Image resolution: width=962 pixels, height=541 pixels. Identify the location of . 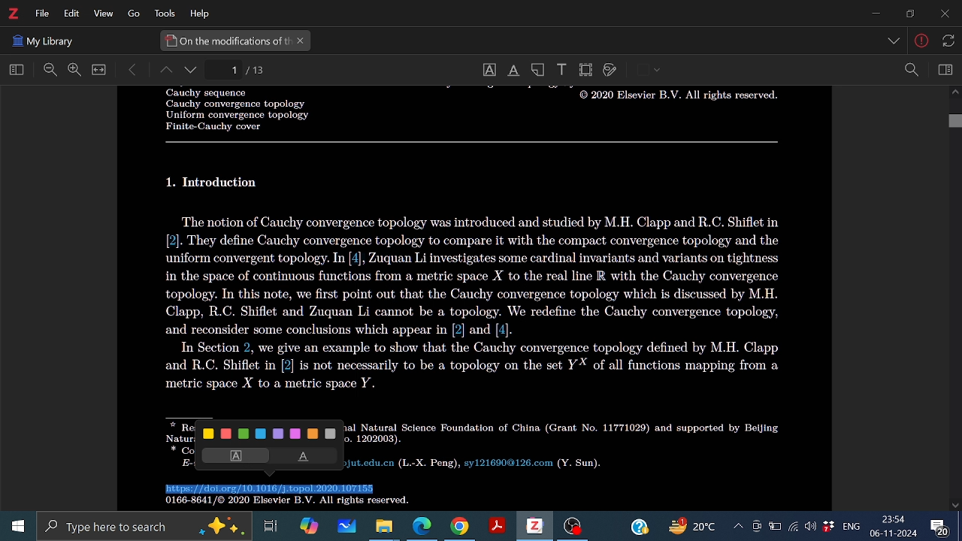
(129, 14).